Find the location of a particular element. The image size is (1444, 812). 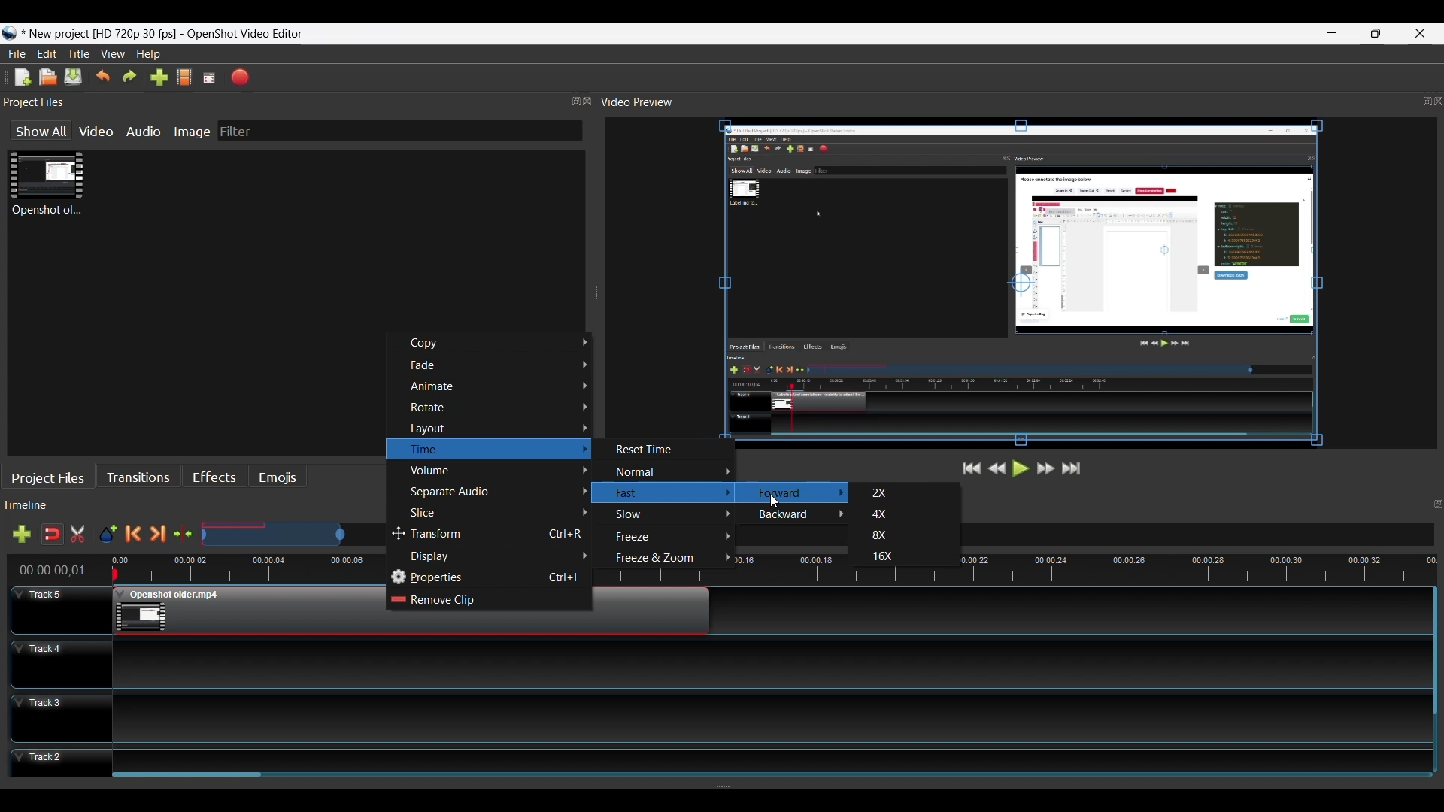

Track Header is located at coordinates (56, 608).